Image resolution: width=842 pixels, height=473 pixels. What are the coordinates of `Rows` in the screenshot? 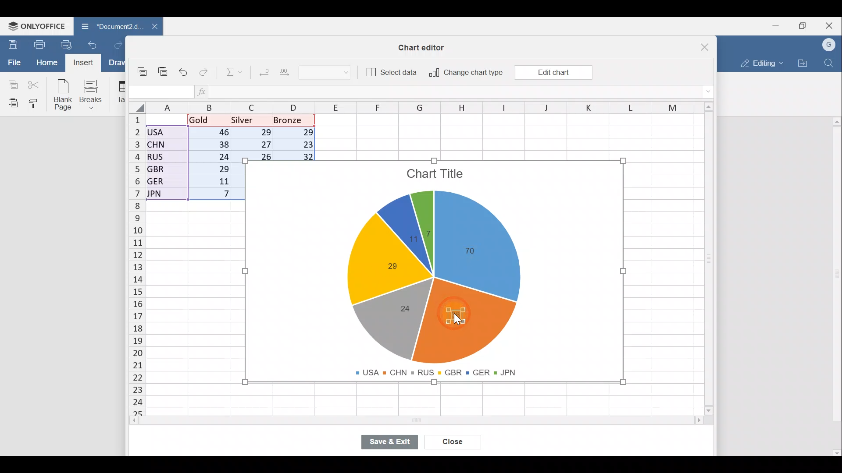 It's located at (137, 259).